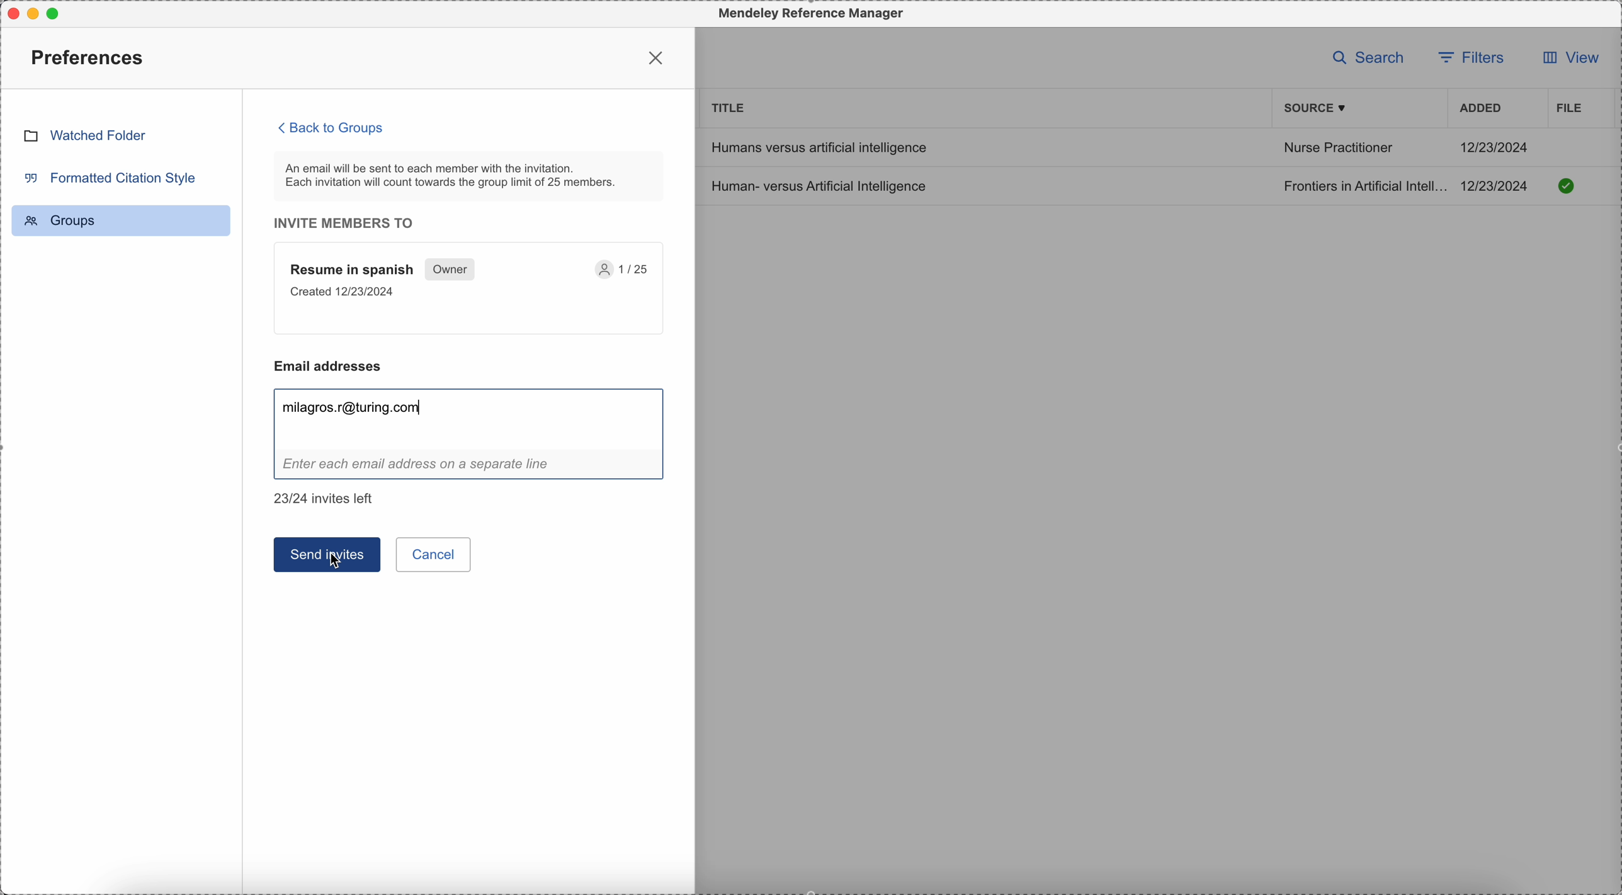 Image resolution: width=1622 pixels, height=895 pixels. I want to click on search, so click(1369, 57).